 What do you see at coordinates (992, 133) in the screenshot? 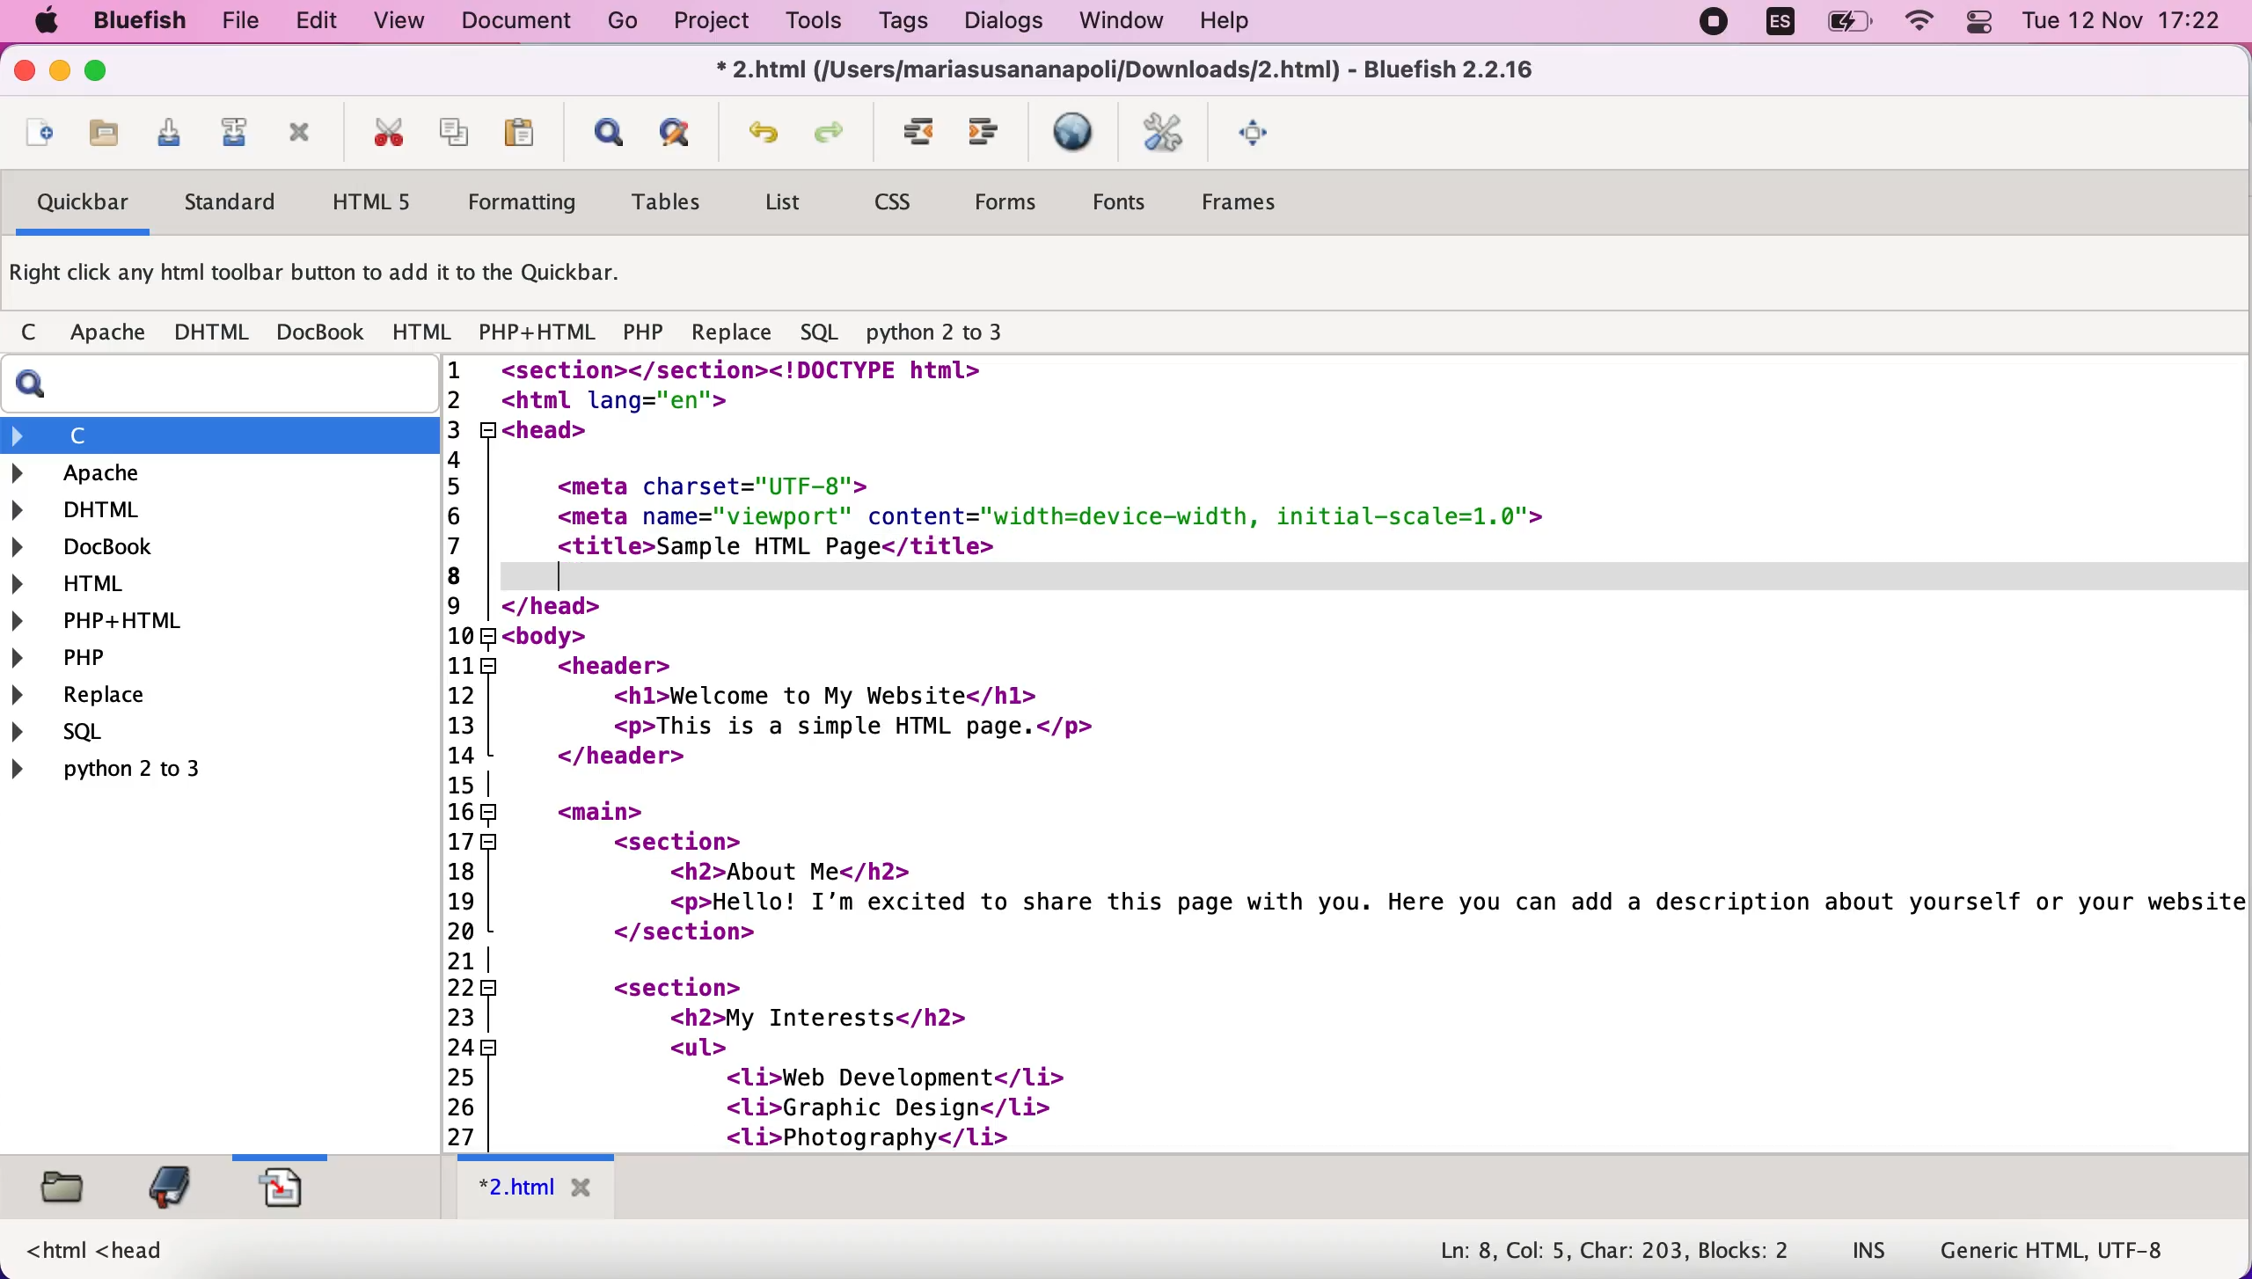
I see `unindent` at bounding box center [992, 133].